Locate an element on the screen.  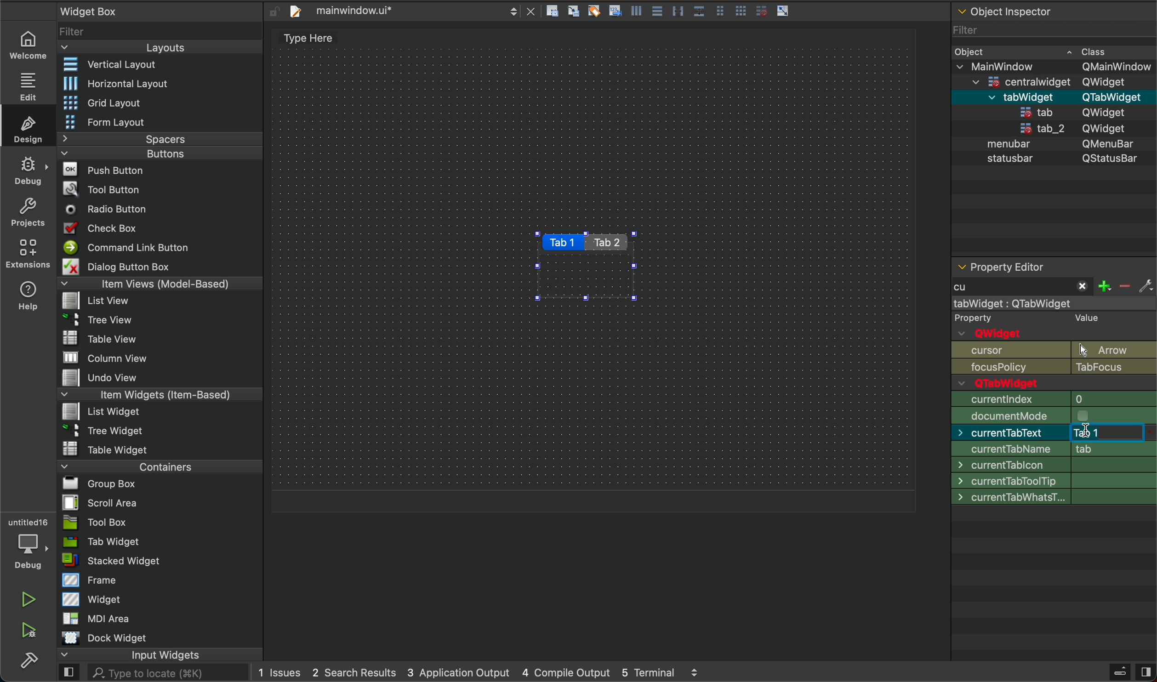
welcome is located at coordinates (26, 45).